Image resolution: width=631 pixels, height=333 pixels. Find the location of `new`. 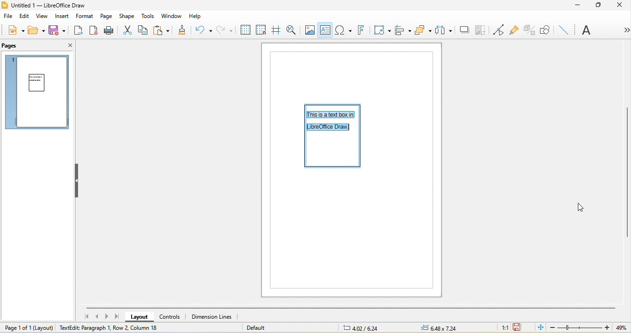

new is located at coordinates (13, 30).